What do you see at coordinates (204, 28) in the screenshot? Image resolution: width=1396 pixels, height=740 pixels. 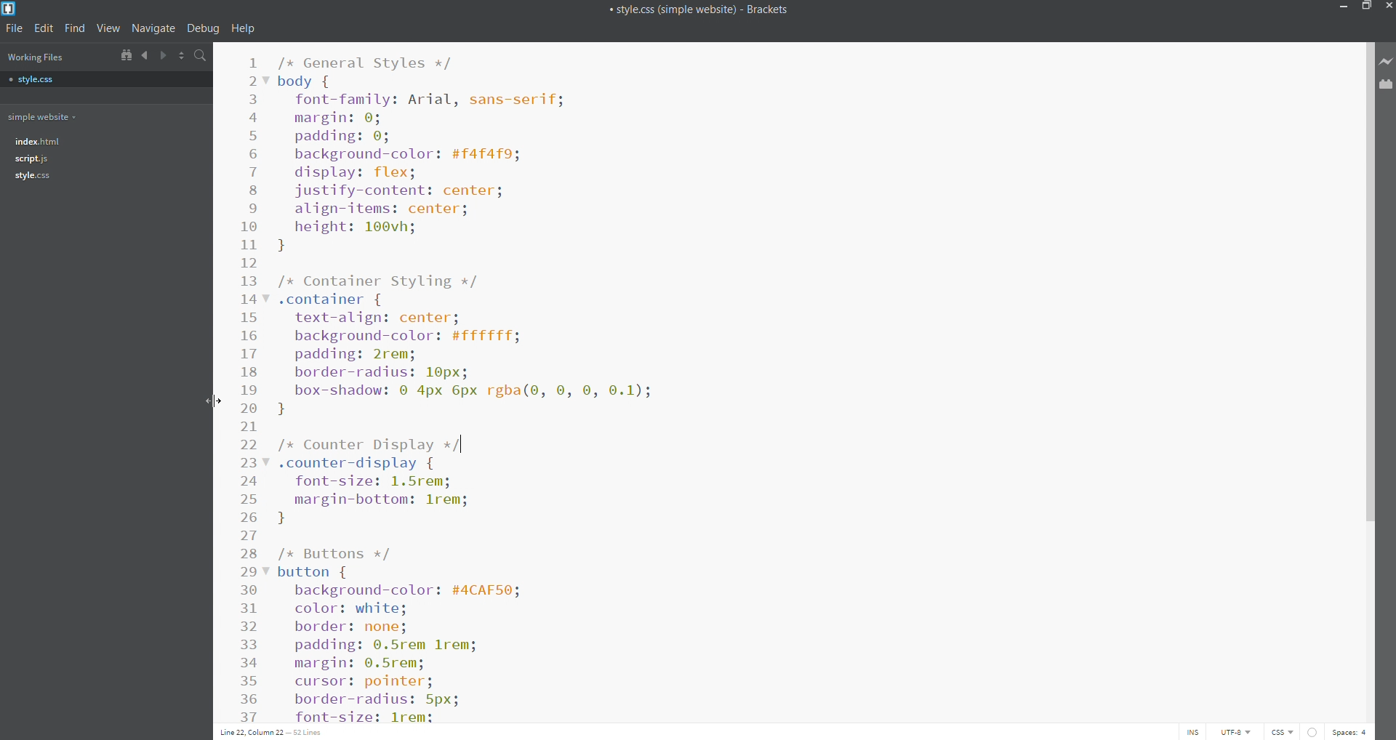 I see `debug` at bounding box center [204, 28].